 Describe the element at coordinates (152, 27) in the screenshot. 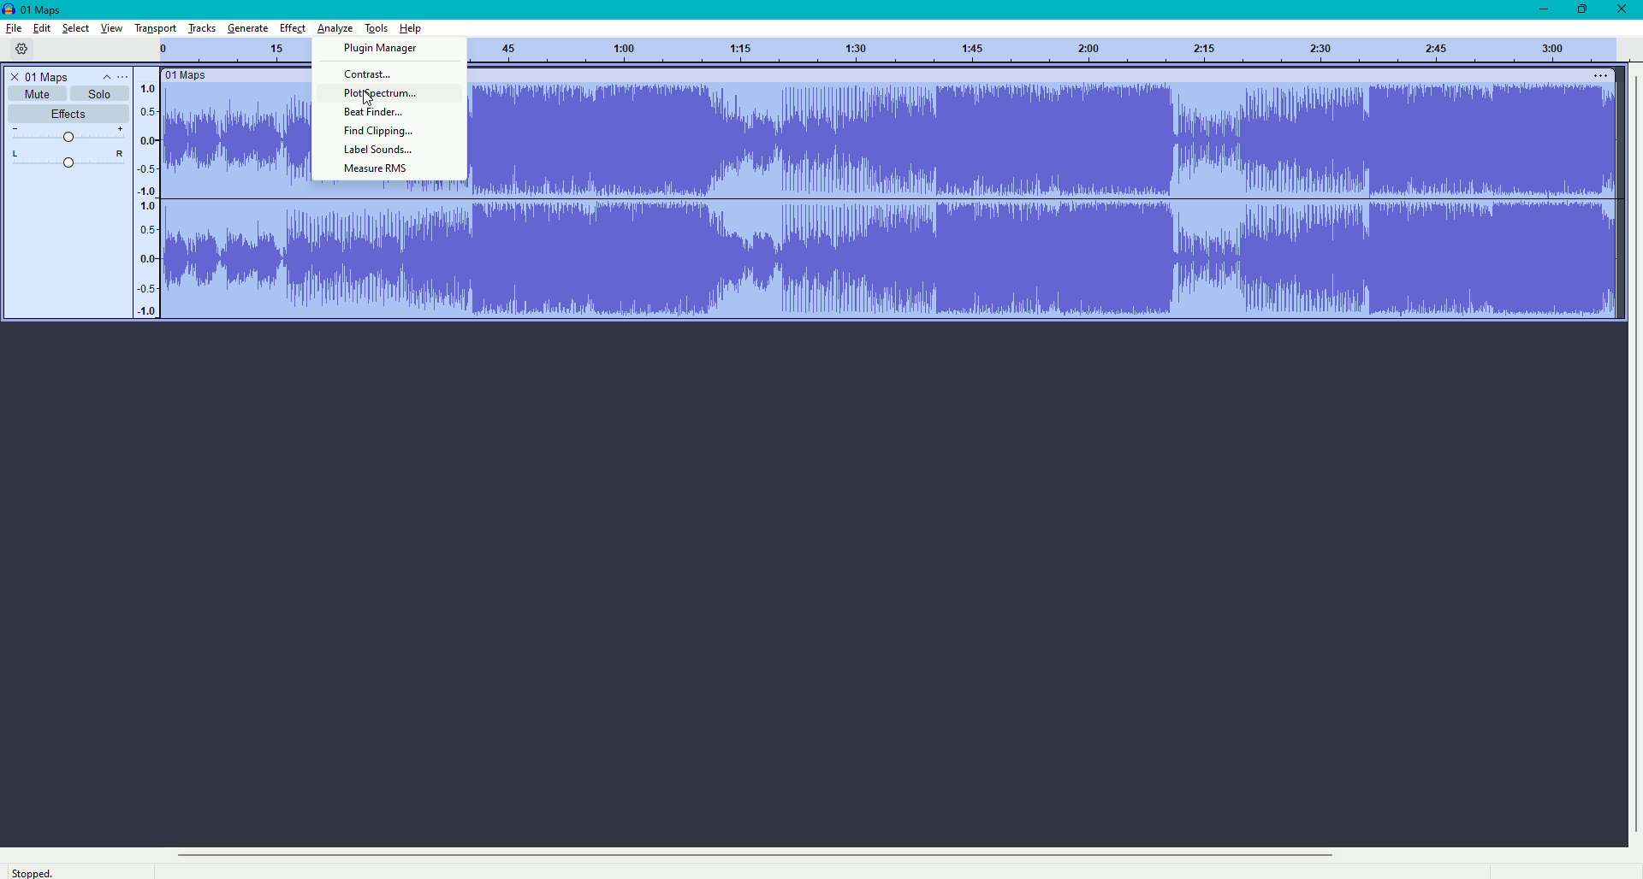

I see `Transport` at that location.